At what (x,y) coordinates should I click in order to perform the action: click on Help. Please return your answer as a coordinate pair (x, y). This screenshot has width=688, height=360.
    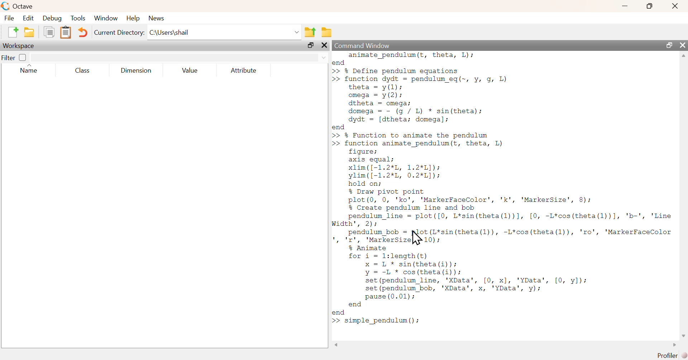
    Looking at the image, I should click on (133, 18).